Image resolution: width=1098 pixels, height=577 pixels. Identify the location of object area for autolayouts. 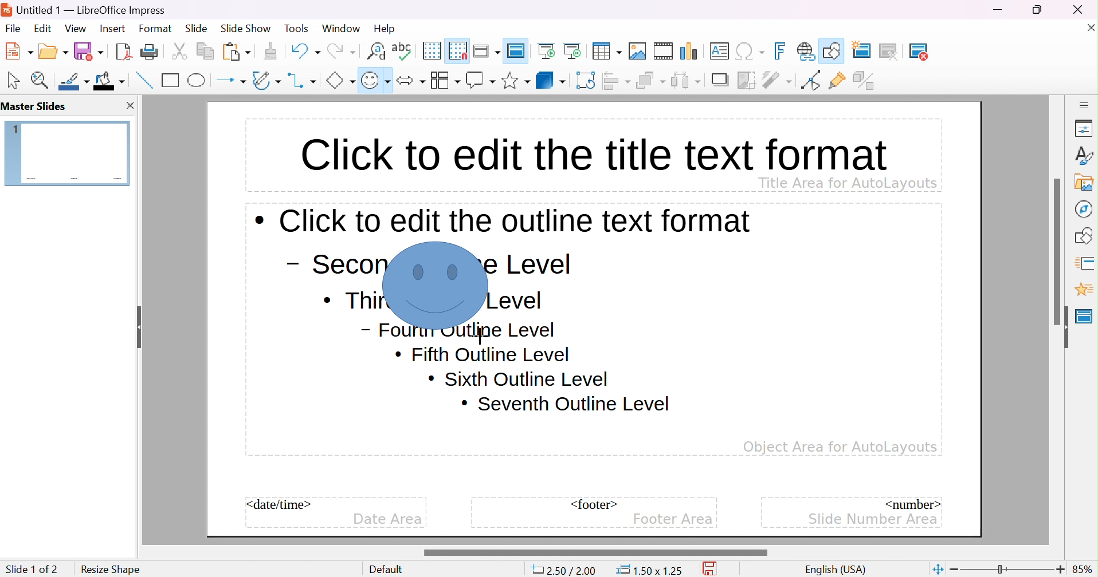
(840, 447).